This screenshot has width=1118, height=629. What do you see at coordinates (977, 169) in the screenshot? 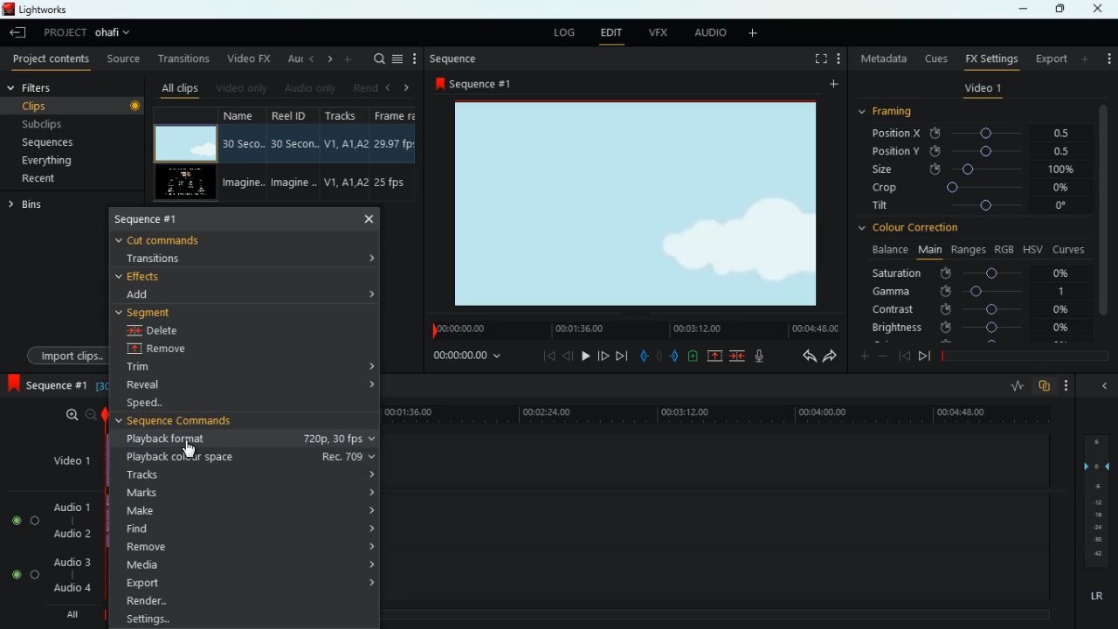
I see `size` at bounding box center [977, 169].